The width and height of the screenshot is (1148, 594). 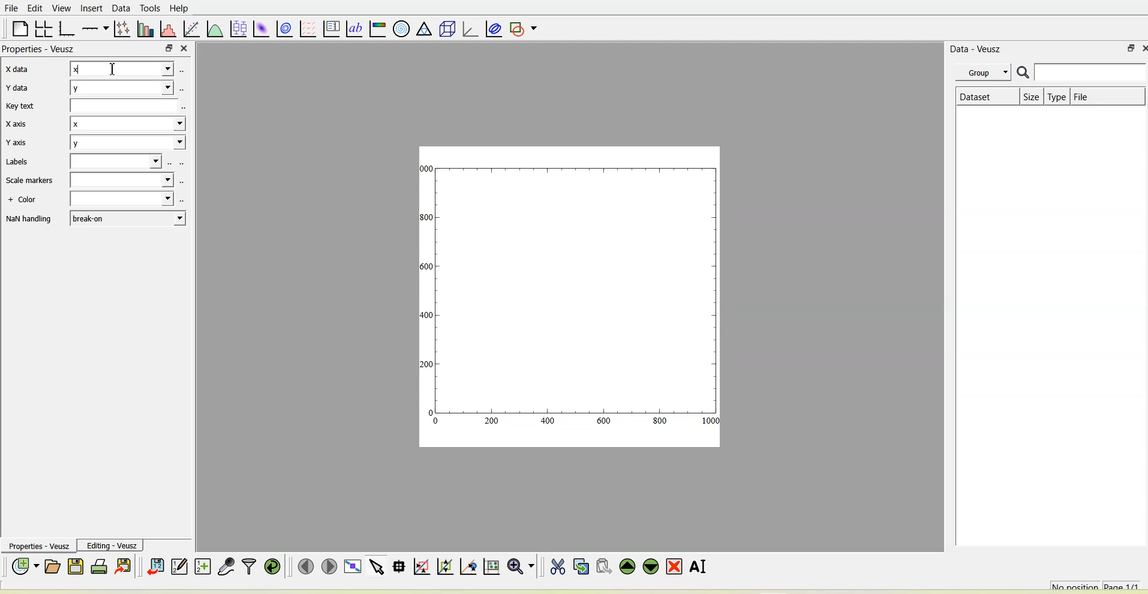 What do you see at coordinates (127, 218) in the screenshot?
I see `break-on ` at bounding box center [127, 218].